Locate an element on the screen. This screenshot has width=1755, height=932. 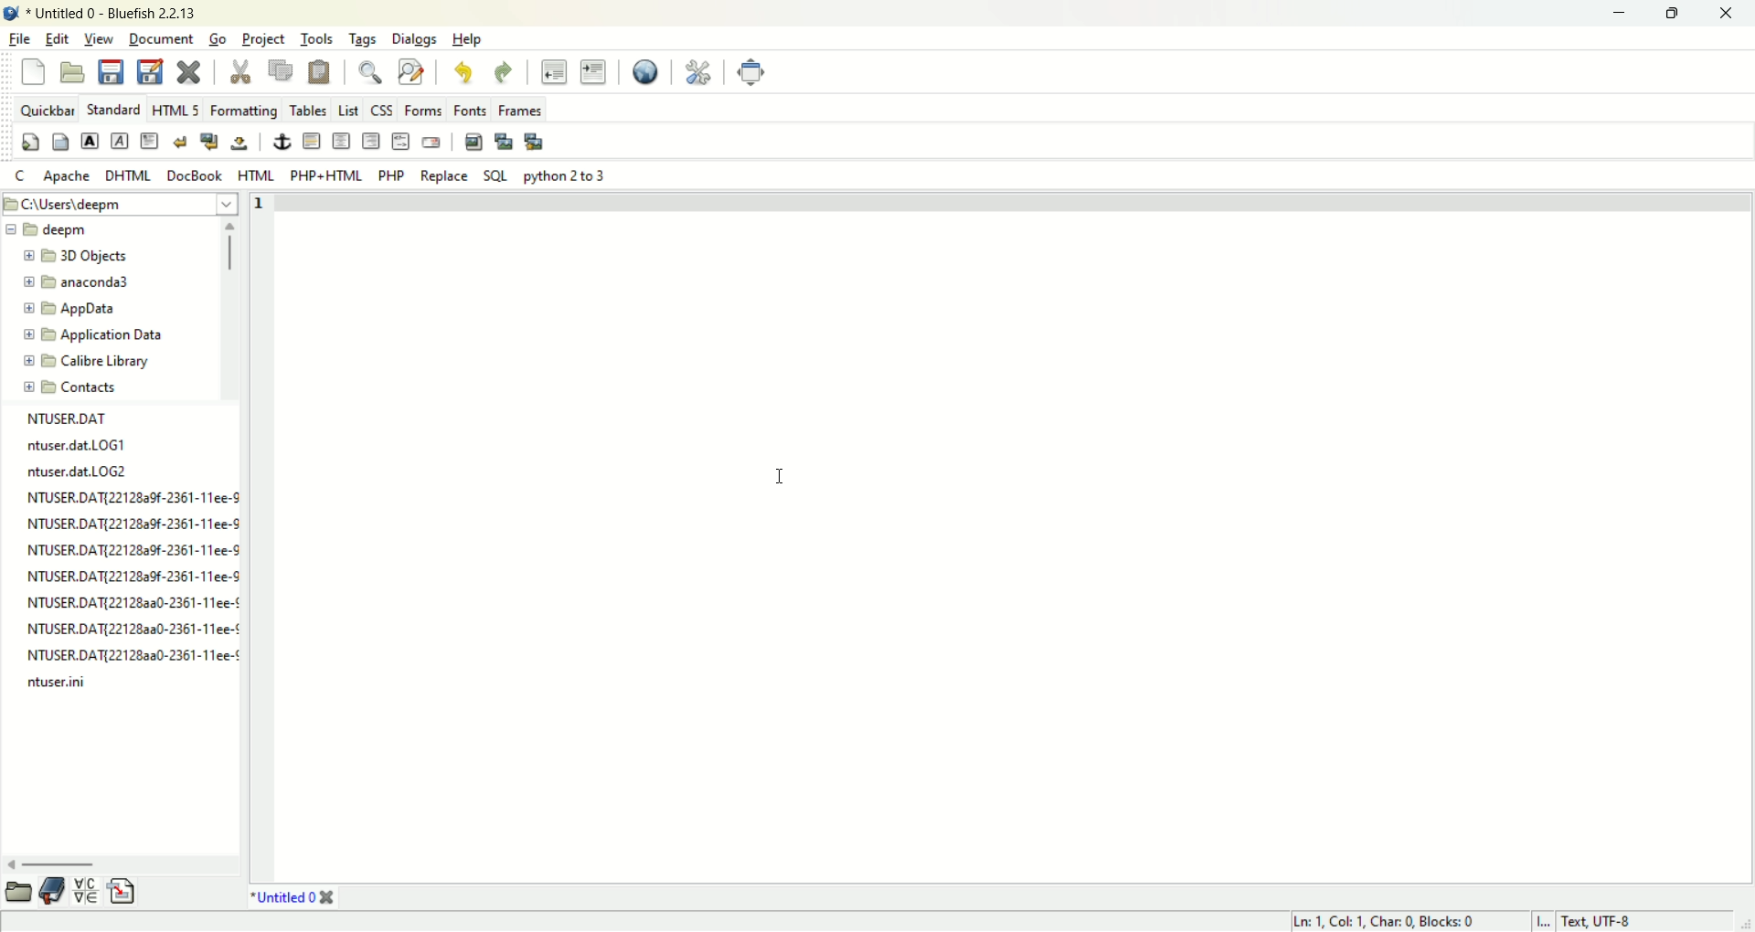
applciation icon is located at coordinates (12, 14).